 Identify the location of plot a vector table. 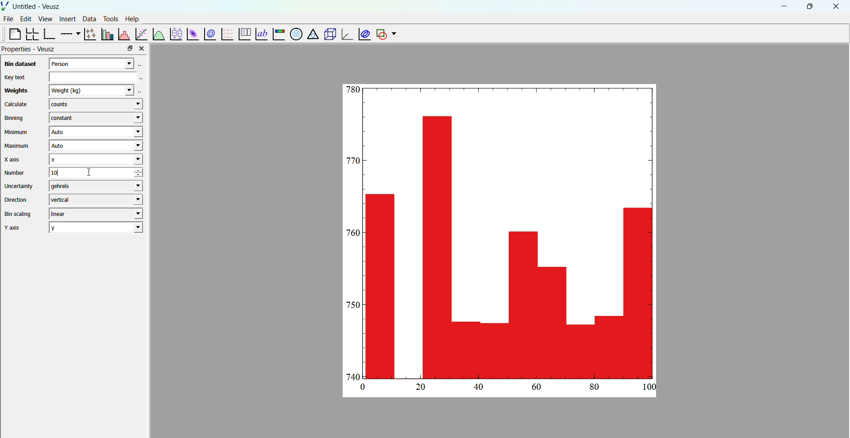
(226, 34).